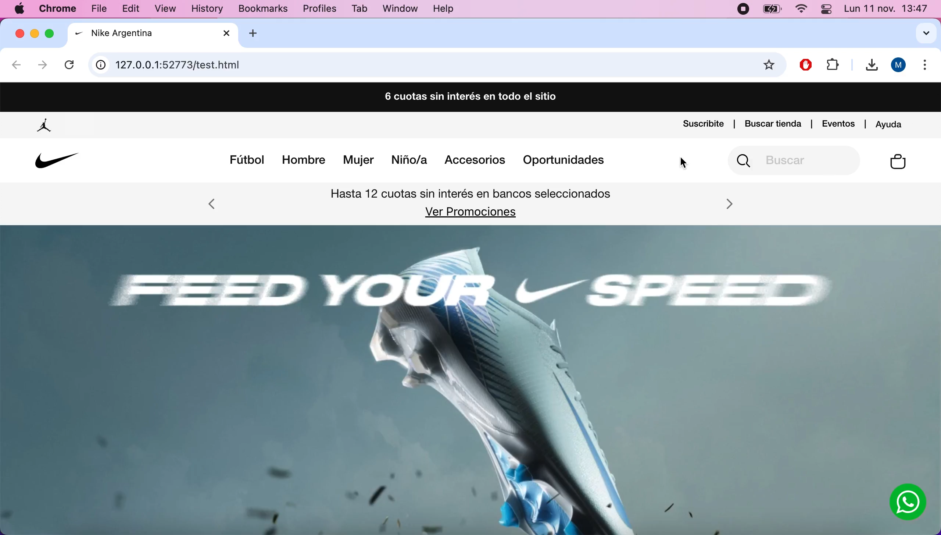 This screenshot has width=941, height=535. I want to click on search tabs, so click(920, 33).